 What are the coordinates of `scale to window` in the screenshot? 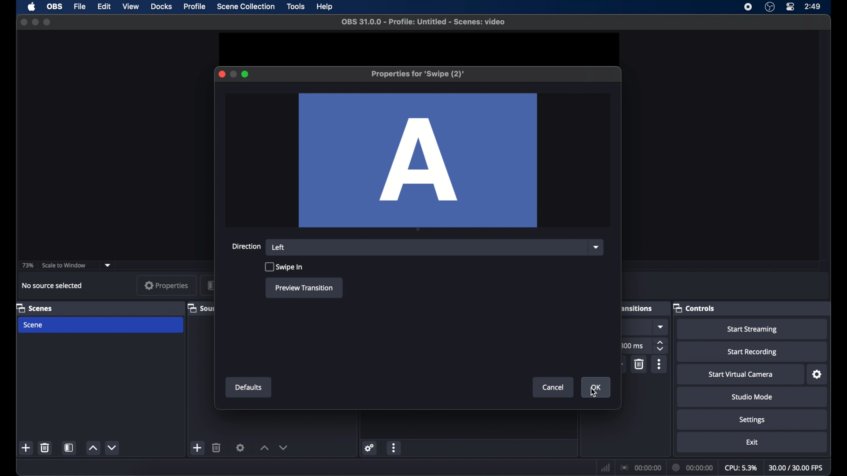 It's located at (64, 265).